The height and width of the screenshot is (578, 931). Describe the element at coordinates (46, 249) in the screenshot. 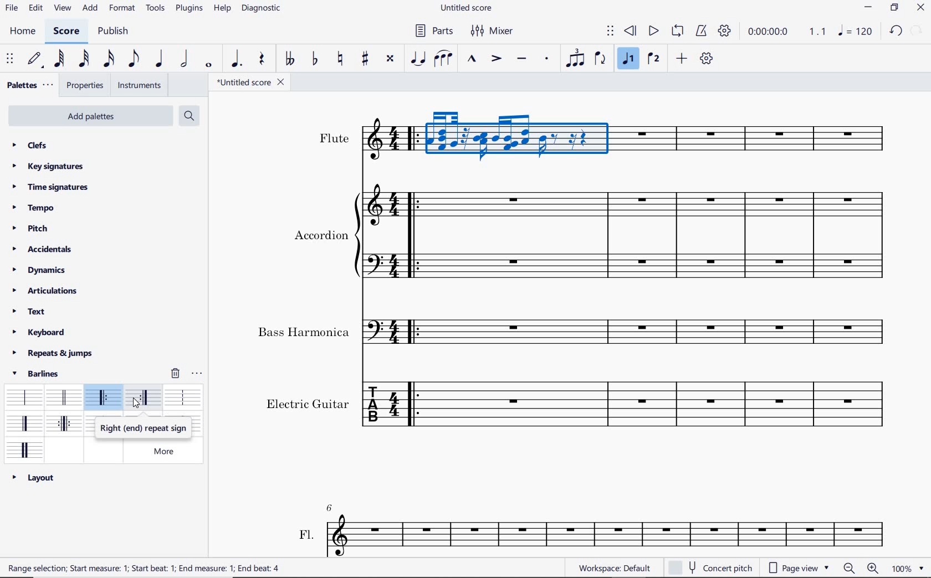

I see `accidentals` at that location.